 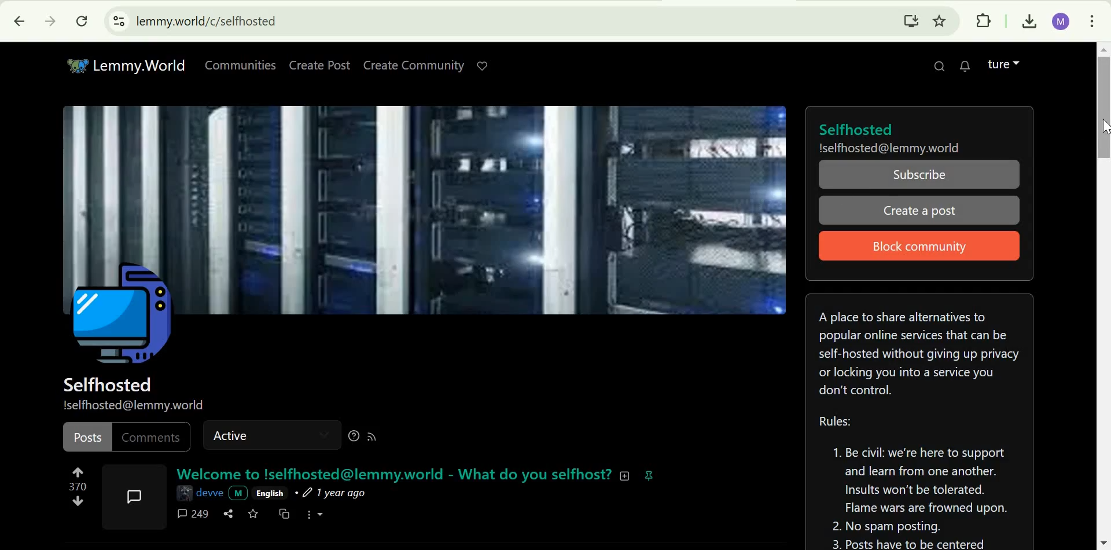 What do you see at coordinates (126, 66) in the screenshot?
I see `Lemmy.world` at bounding box center [126, 66].